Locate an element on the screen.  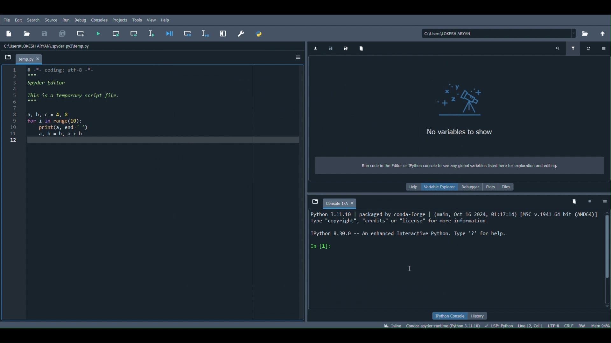
IPython console is located at coordinates (450, 317).